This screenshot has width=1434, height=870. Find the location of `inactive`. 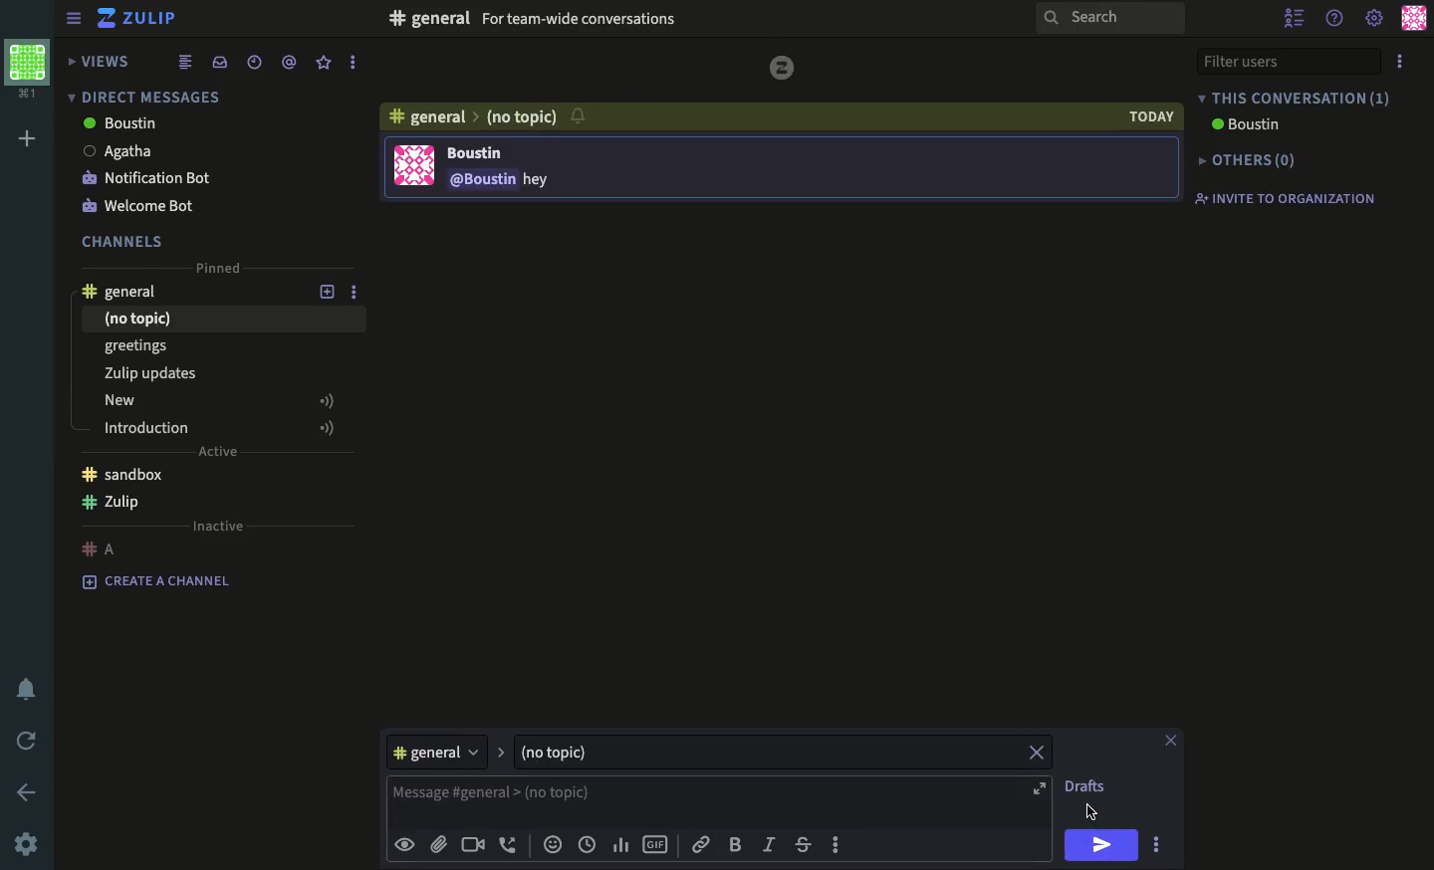

inactive is located at coordinates (216, 528).